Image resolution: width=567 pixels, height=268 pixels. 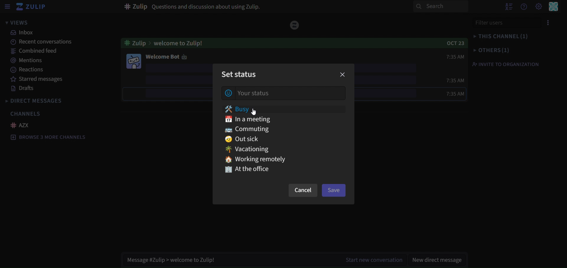 I want to click on inbox, so click(x=23, y=33).